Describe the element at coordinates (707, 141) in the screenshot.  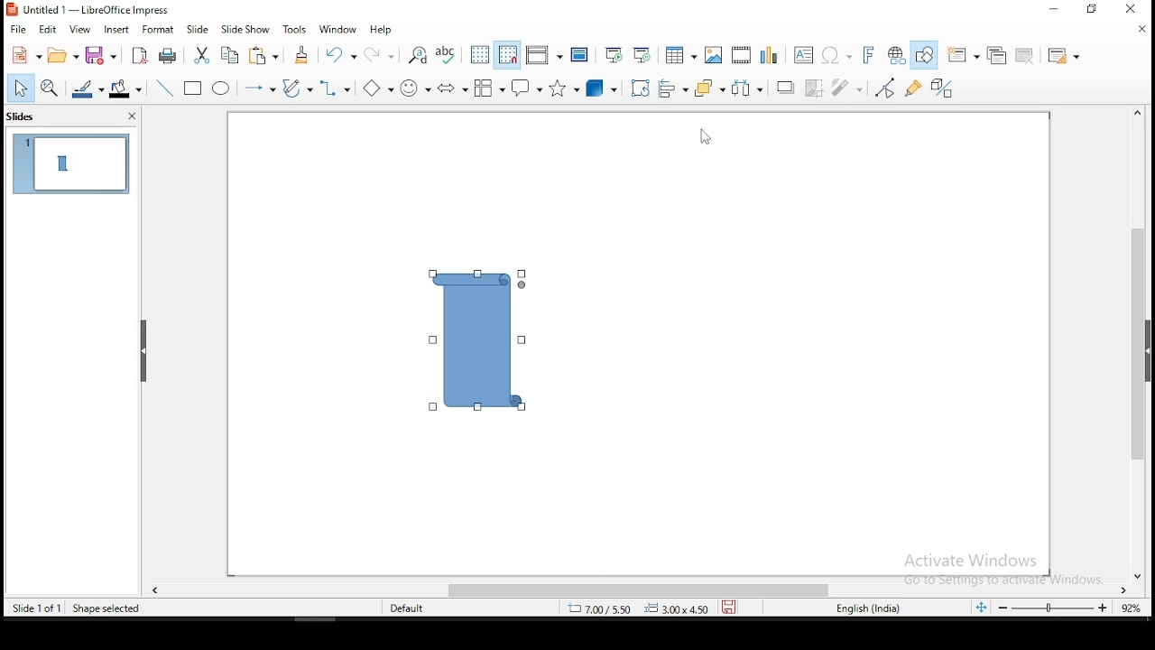
I see `mouse pointer` at that location.